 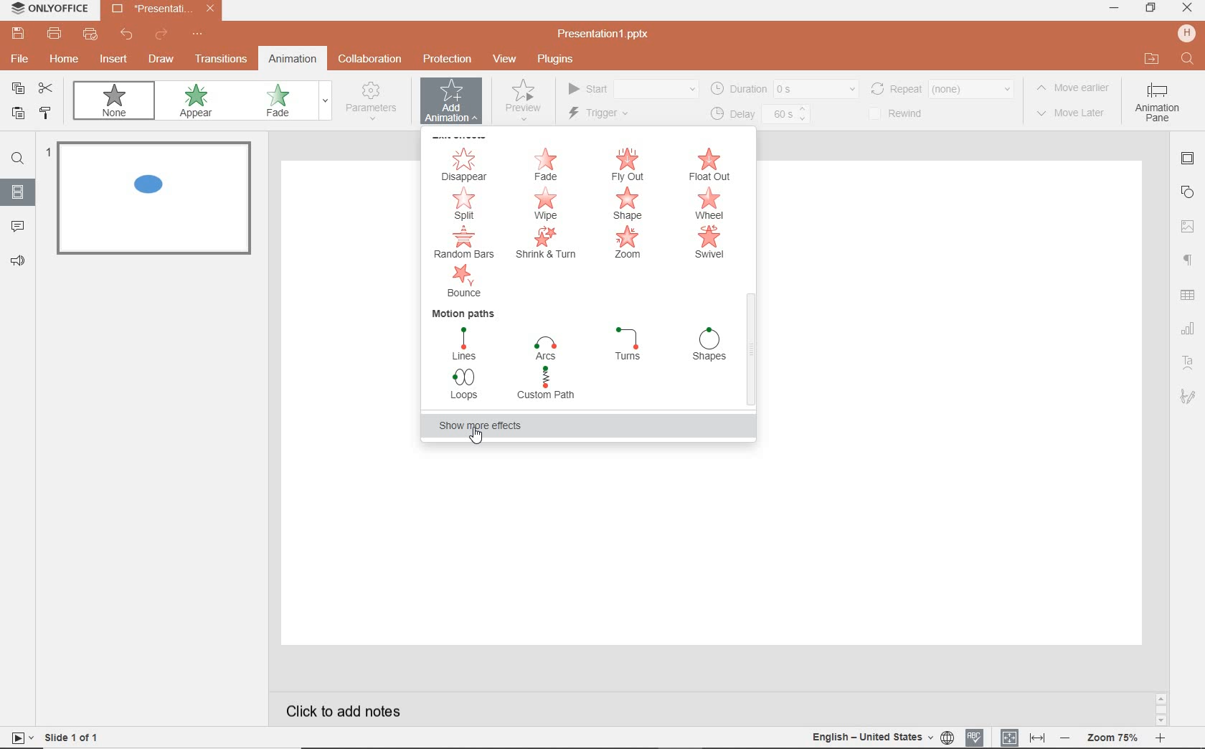 I want to click on fade, so click(x=285, y=102).